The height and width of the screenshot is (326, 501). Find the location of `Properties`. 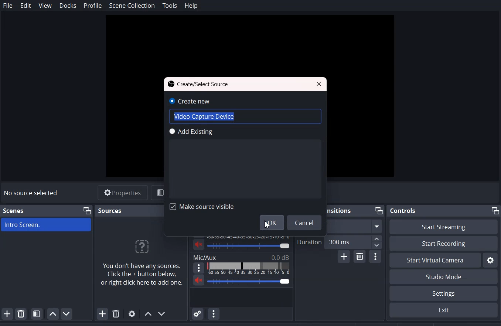

Properties is located at coordinates (122, 192).